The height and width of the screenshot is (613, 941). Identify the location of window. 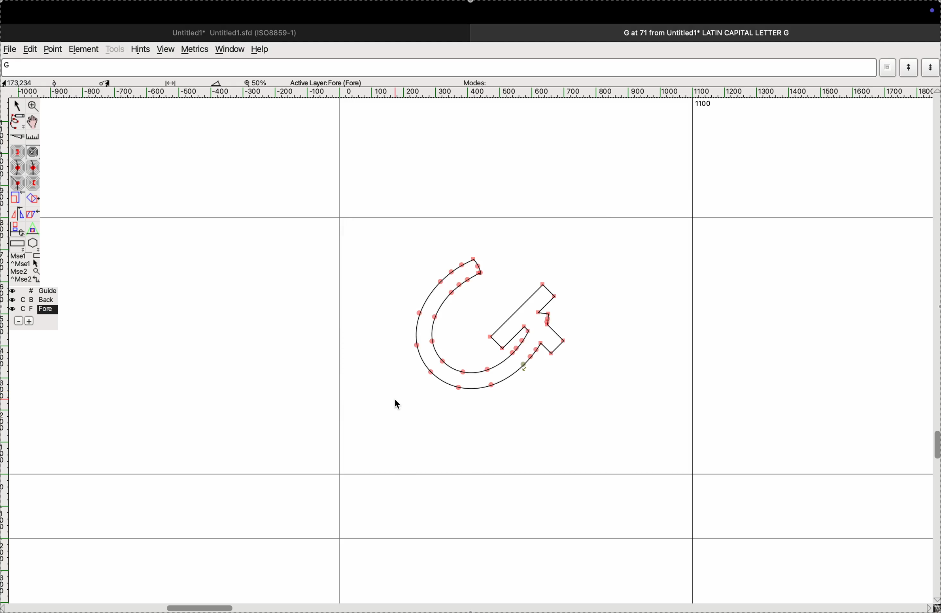
(230, 50).